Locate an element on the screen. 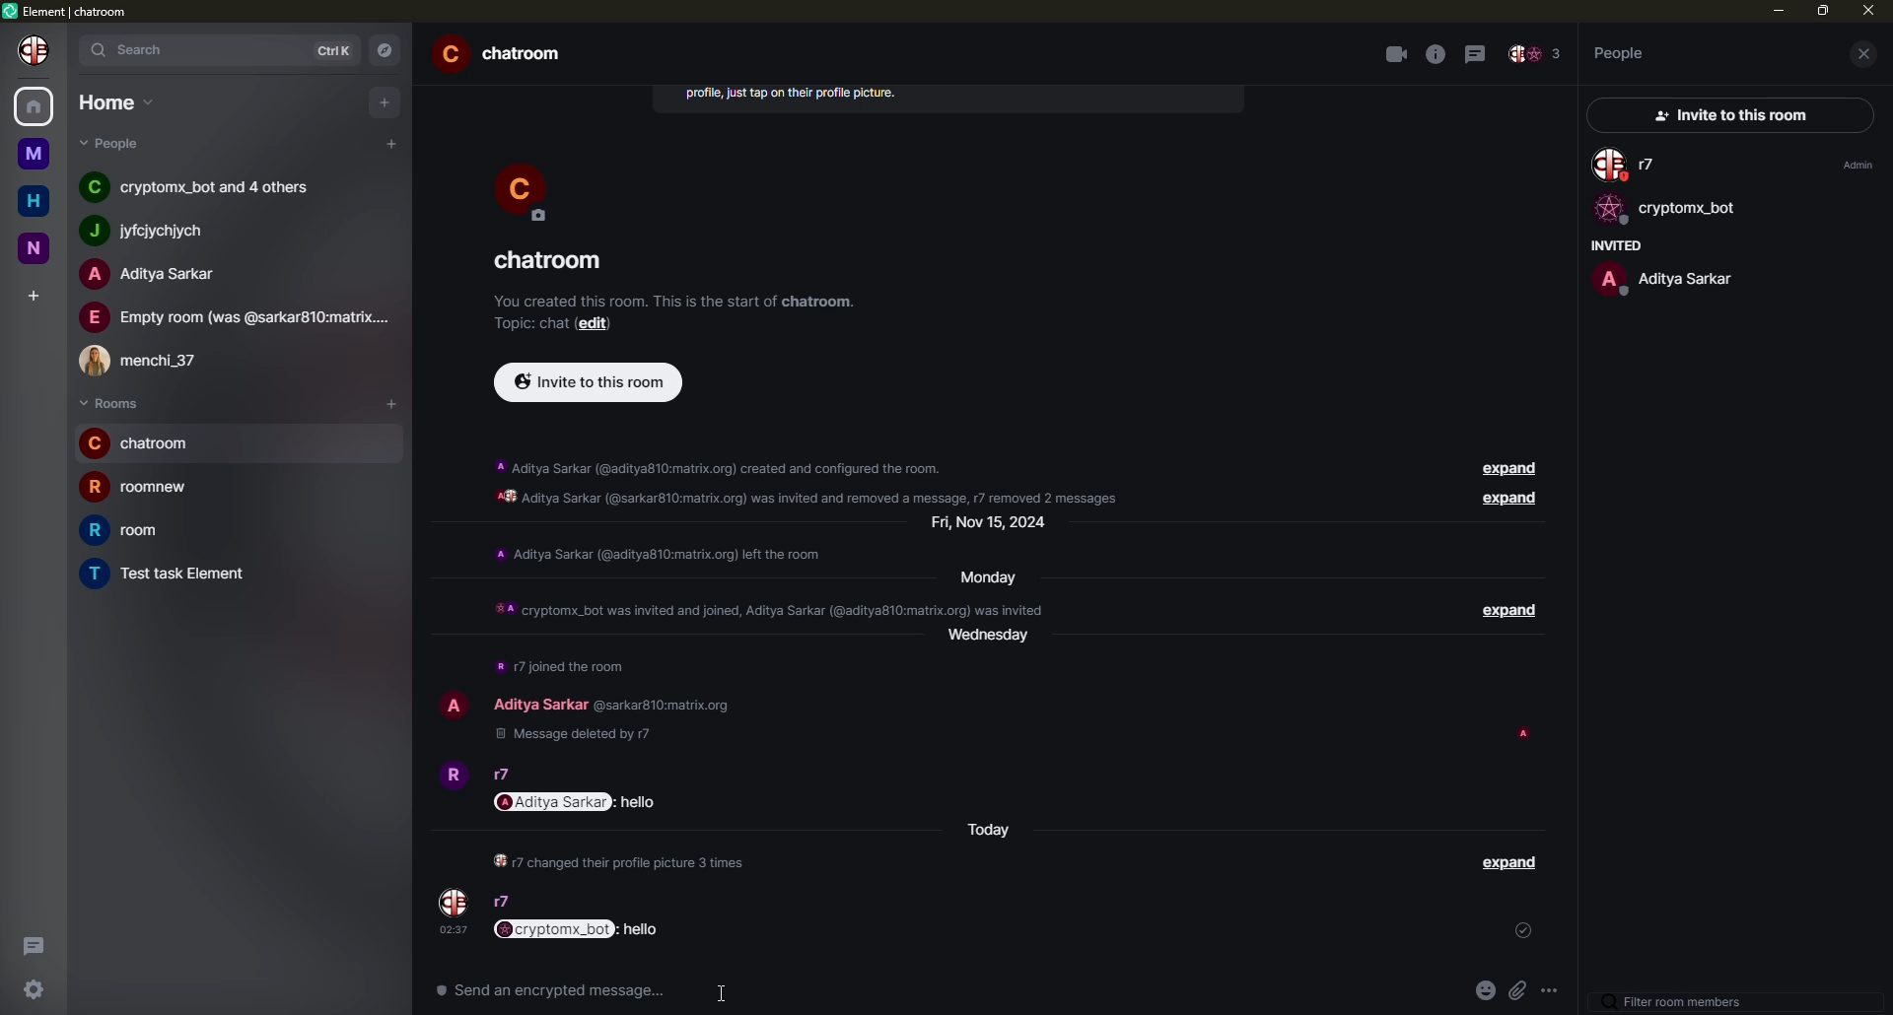 The width and height of the screenshot is (1893, 1015). message is located at coordinates (577, 802).